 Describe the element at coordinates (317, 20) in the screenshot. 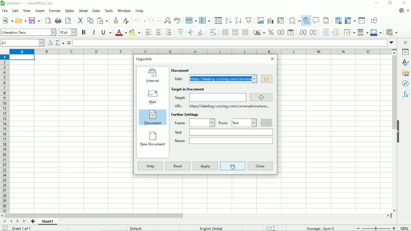

I see `Insert comment` at that location.